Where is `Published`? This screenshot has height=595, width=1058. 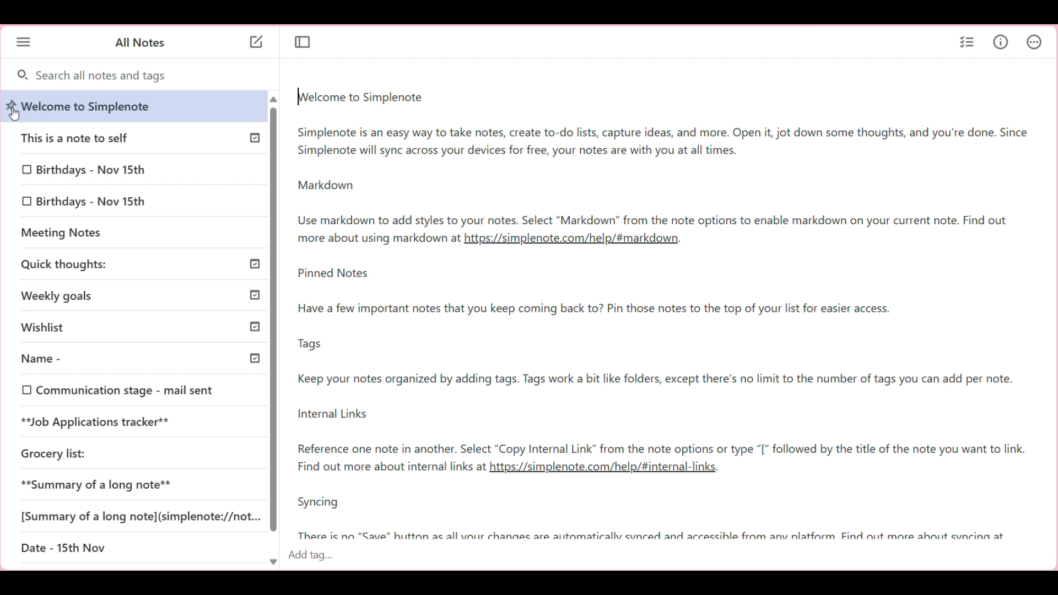
Published is located at coordinates (252, 295).